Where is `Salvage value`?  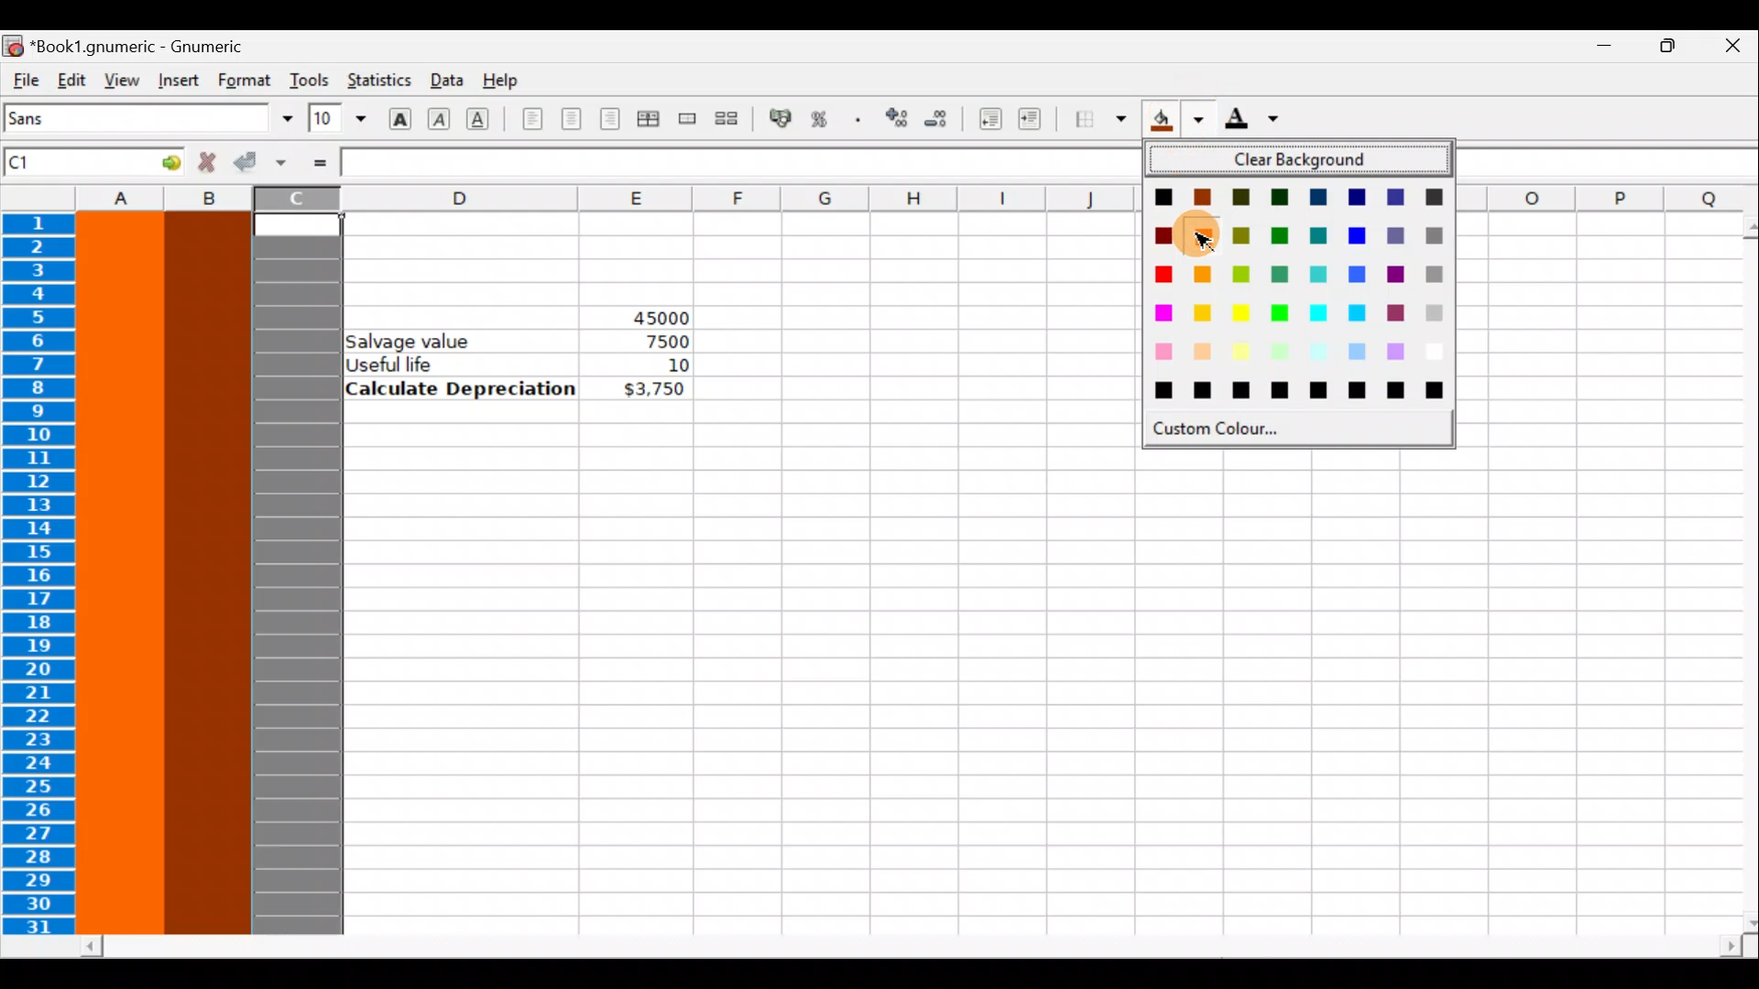 Salvage value is located at coordinates (419, 340).